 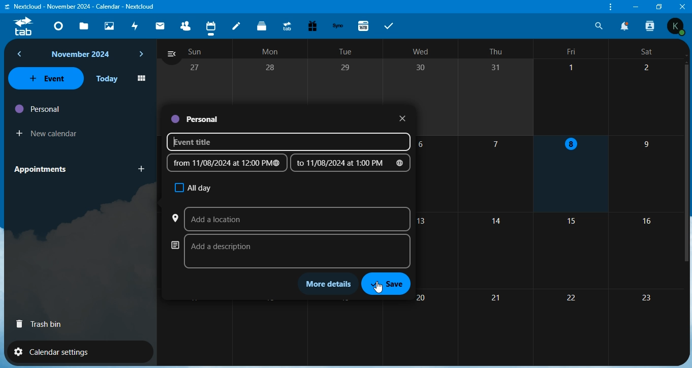 I want to click on contacts, so click(x=185, y=24).